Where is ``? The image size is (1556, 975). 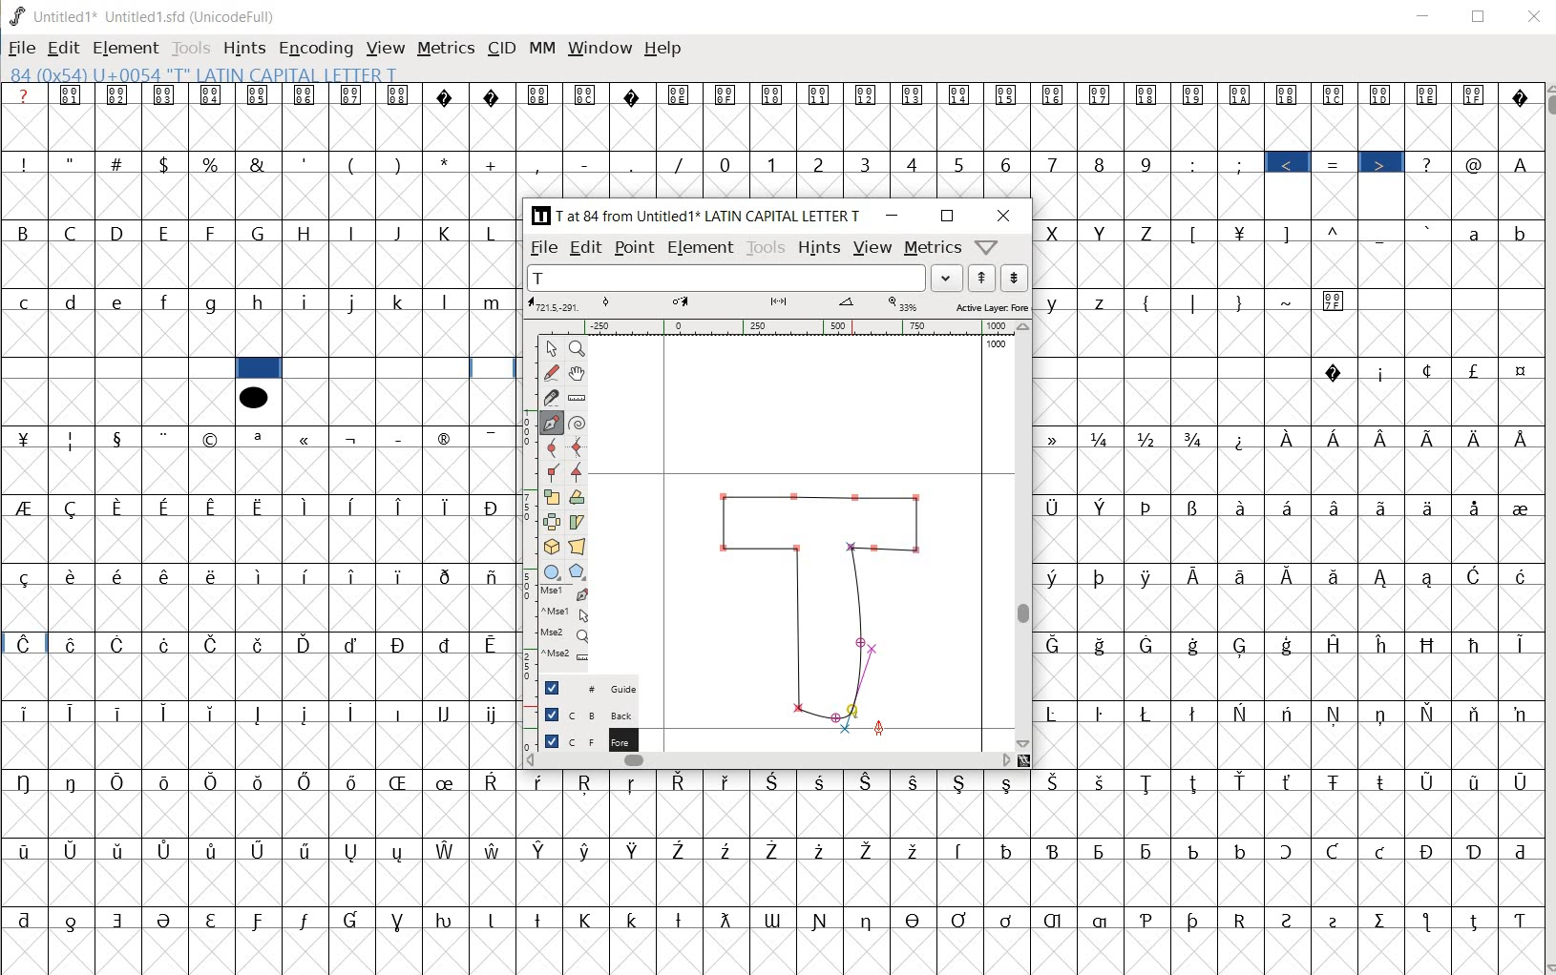
 is located at coordinates (400, 850).